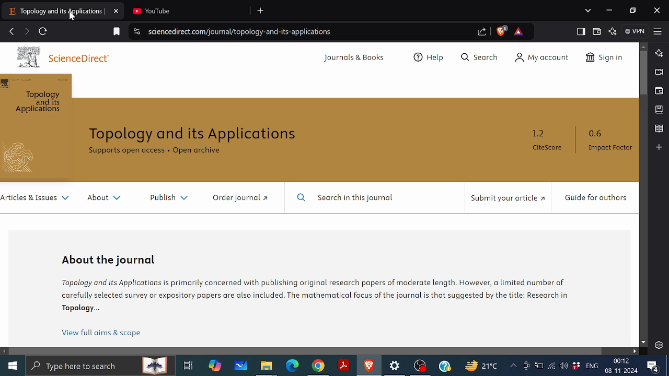 This screenshot has height=376, width=669. Describe the element at coordinates (589, 10) in the screenshot. I see `Search tabs` at that location.